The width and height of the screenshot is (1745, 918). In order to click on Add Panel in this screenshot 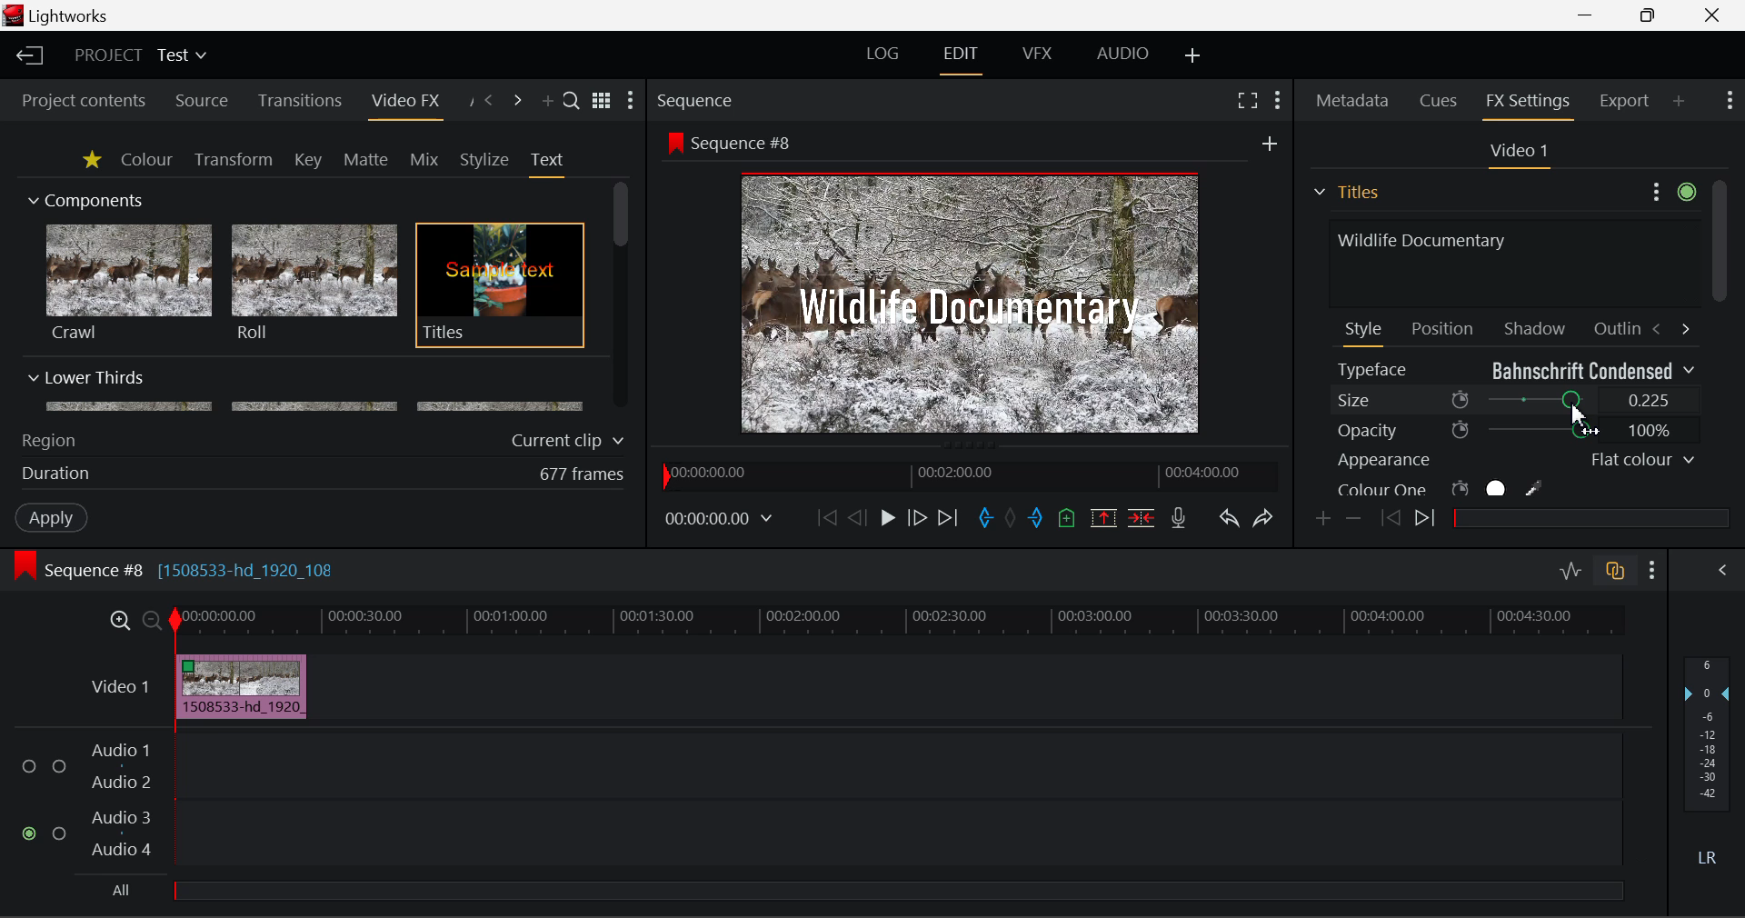, I will do `click(545, 102)`.